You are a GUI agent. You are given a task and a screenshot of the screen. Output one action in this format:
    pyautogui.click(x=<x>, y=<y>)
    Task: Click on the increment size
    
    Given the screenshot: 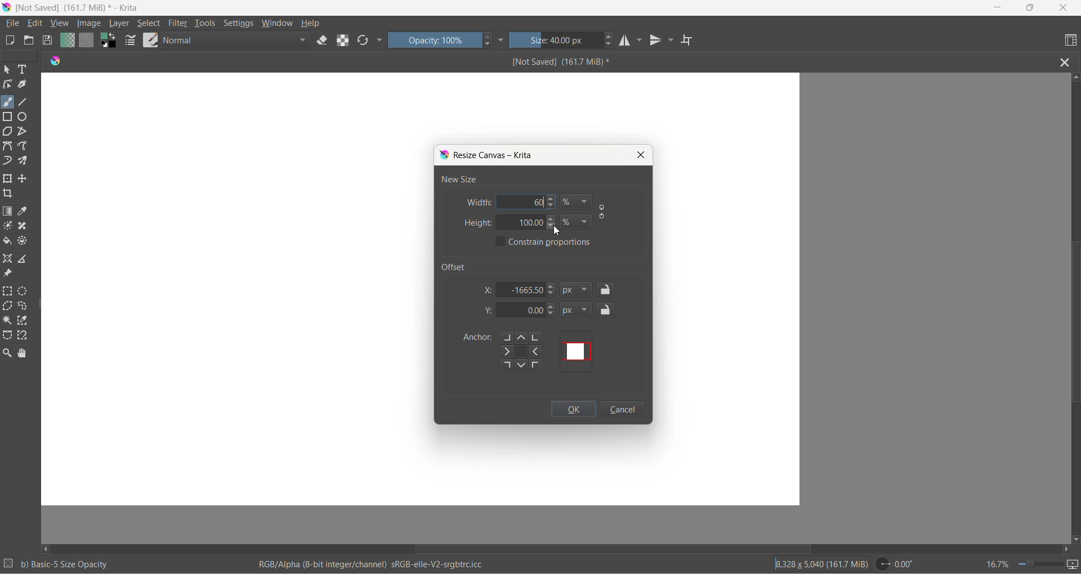 What is the action you would take?
    pyautogui.click(x=610, y=35)
    